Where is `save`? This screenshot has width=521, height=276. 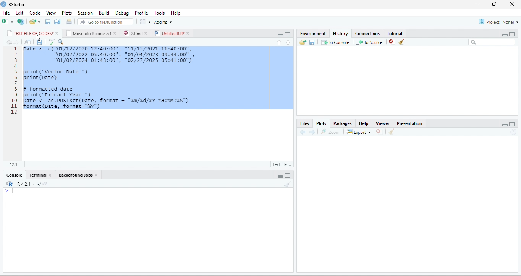 save is located at coordinates (48, 22).